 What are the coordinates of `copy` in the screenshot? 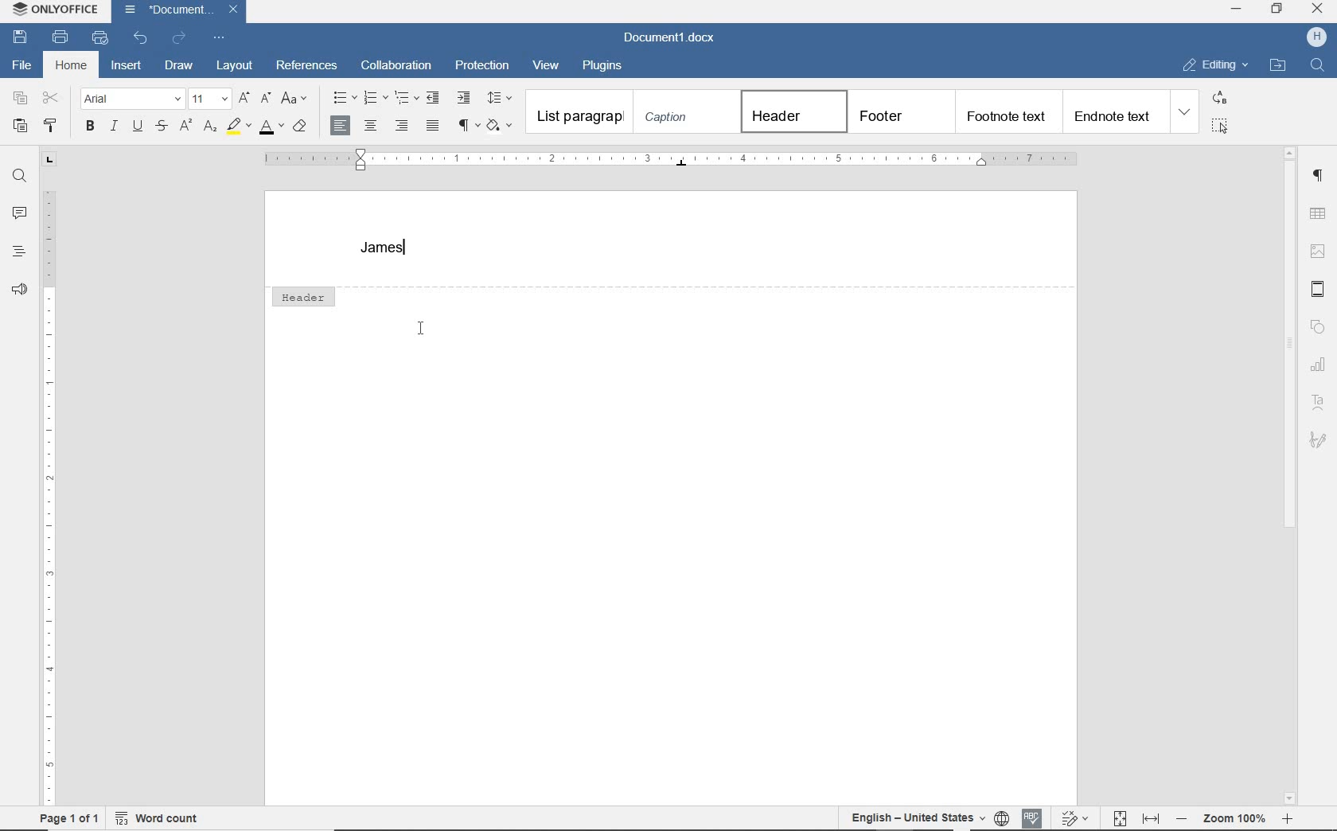 It's located at (21, 99).